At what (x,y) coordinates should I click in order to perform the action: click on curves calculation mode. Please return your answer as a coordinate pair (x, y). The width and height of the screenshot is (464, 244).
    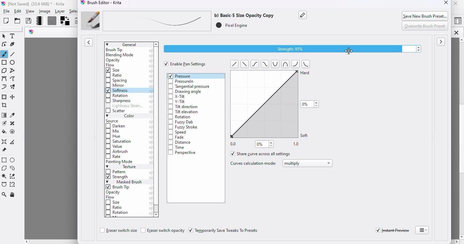
    Looking at the image, I should click on (253, 163).